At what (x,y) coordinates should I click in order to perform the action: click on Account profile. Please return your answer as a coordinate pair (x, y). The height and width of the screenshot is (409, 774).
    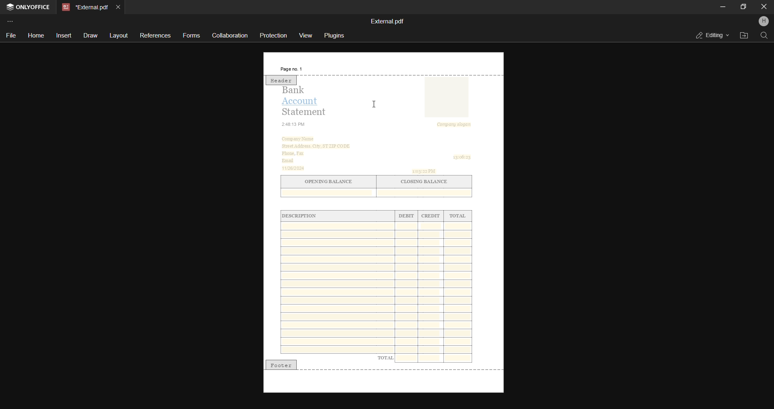
    Looking at the image, I should click on (763, 22).